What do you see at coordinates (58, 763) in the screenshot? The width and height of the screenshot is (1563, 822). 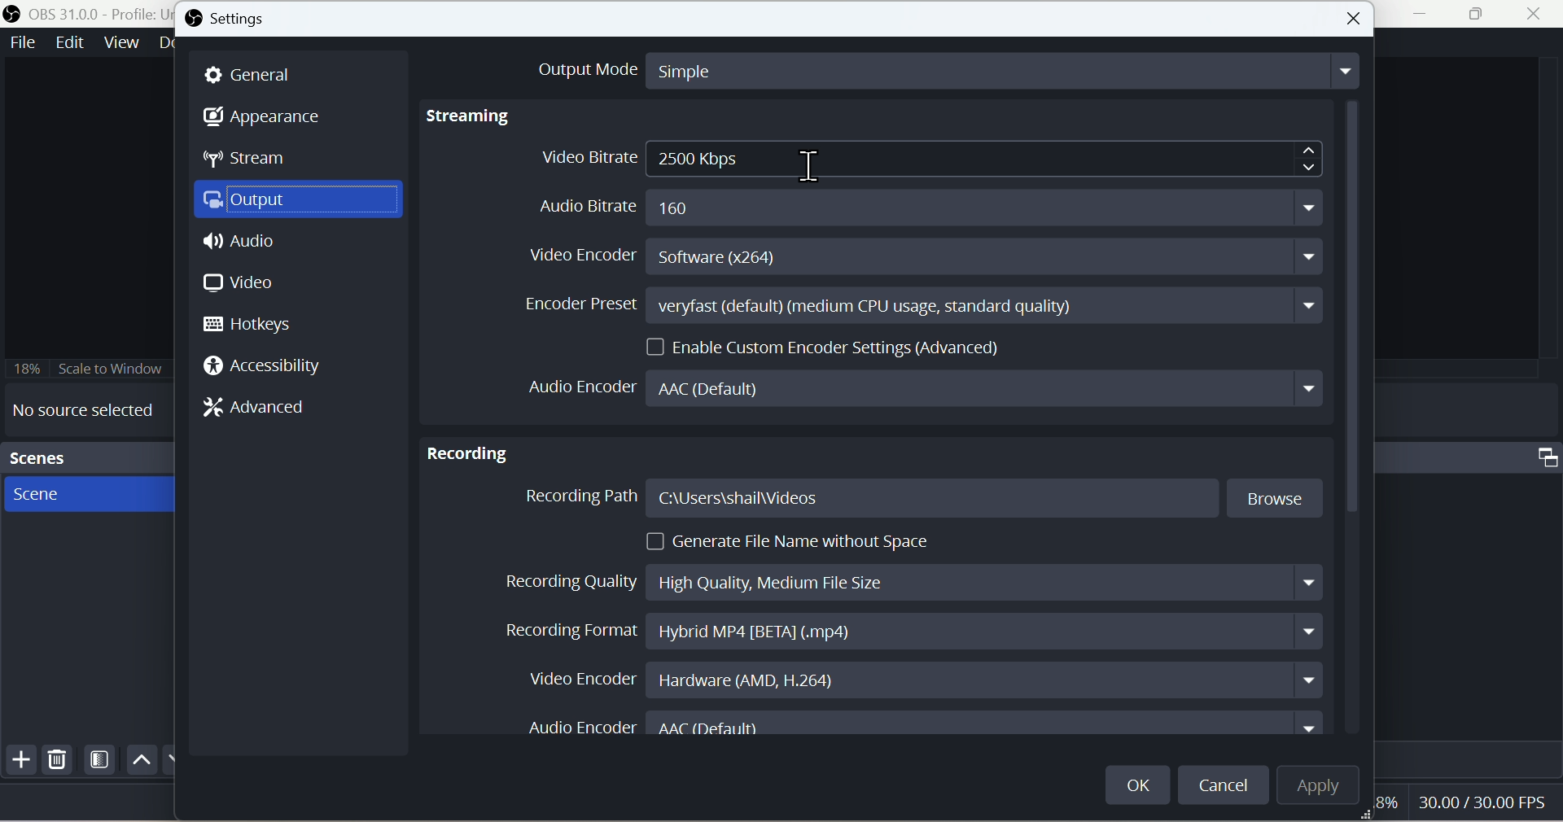 I see `Delete` at bounding box center [58, 763].